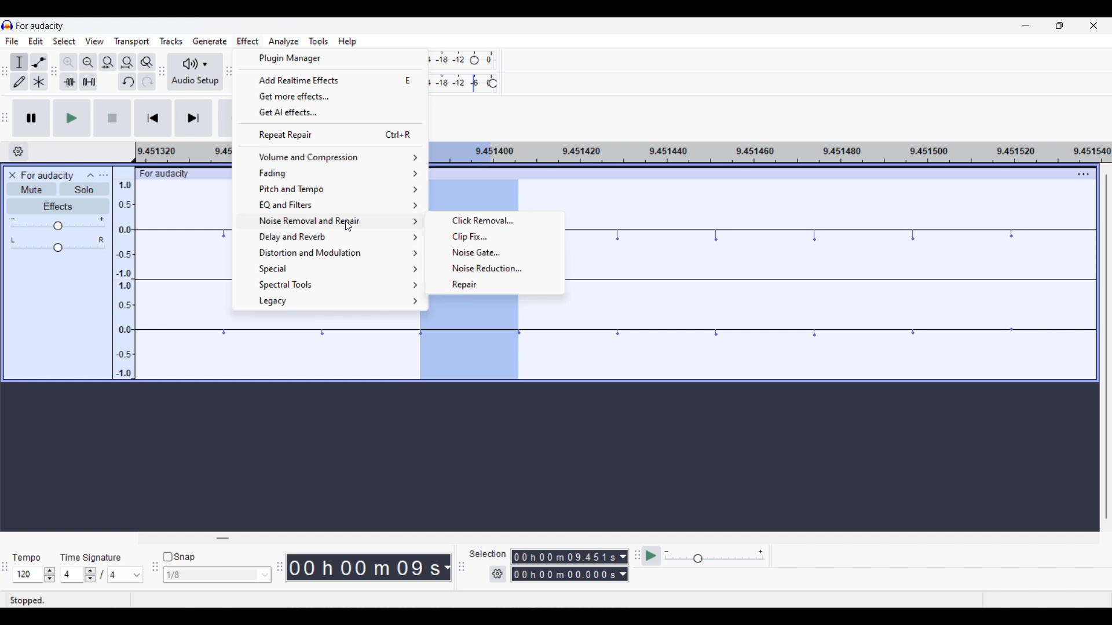 This screenshot has height=625, width=1112. What do you see at coordinates (35, 574) in the screenshot?
I see `Tempo settings` at bounding box center [35, 574].